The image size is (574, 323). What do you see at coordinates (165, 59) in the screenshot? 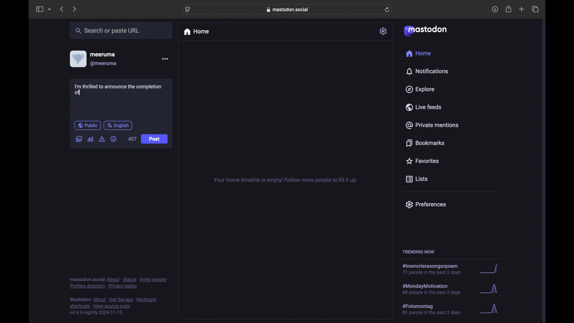
I see `more options` at bounding box center [165, 59].